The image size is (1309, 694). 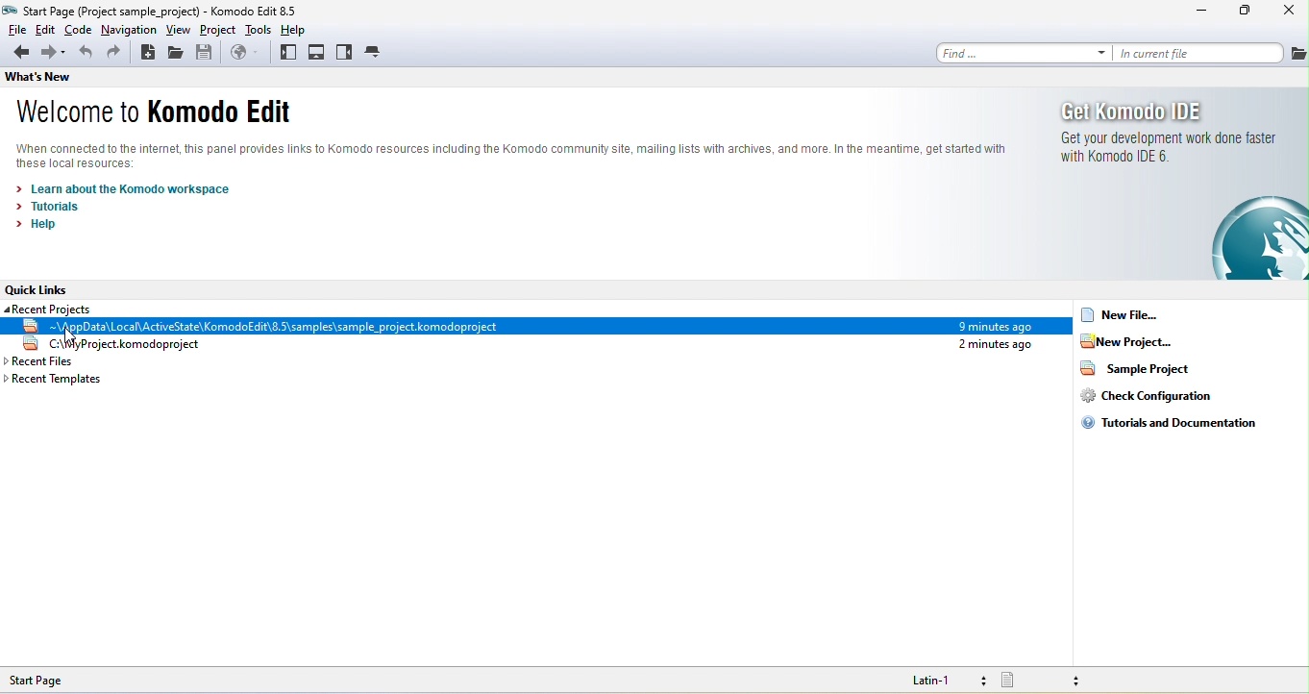 What do you see at coordinates (85, 53) in the screenshot?
I see `undo` at bounding box center [85, 53].